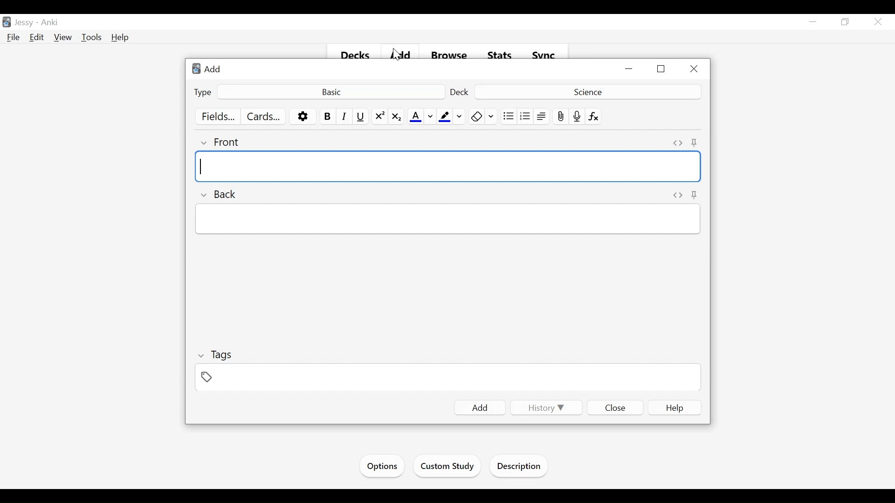  What do you see at coordinates (586, 91) in the screenshot?
I see `Deck` at bounding box center [586, 91].